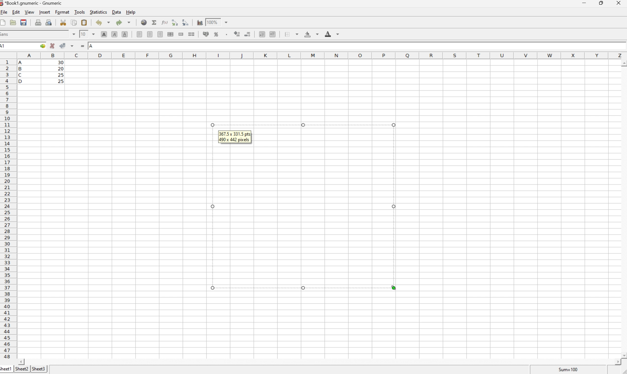  What do you see at coordinates (333, 34) in the screenshot?
I see `Foreground` at bounding box center [333, 34].